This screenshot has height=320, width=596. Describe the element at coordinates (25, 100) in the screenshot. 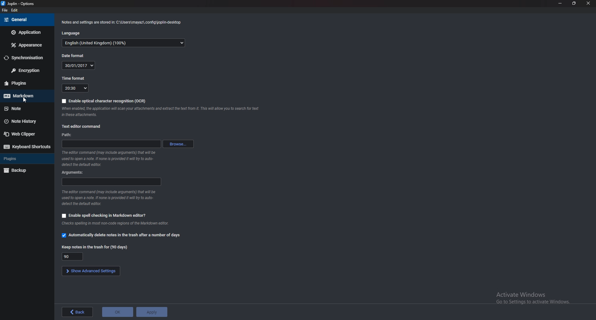

I see `cursor` at that location.